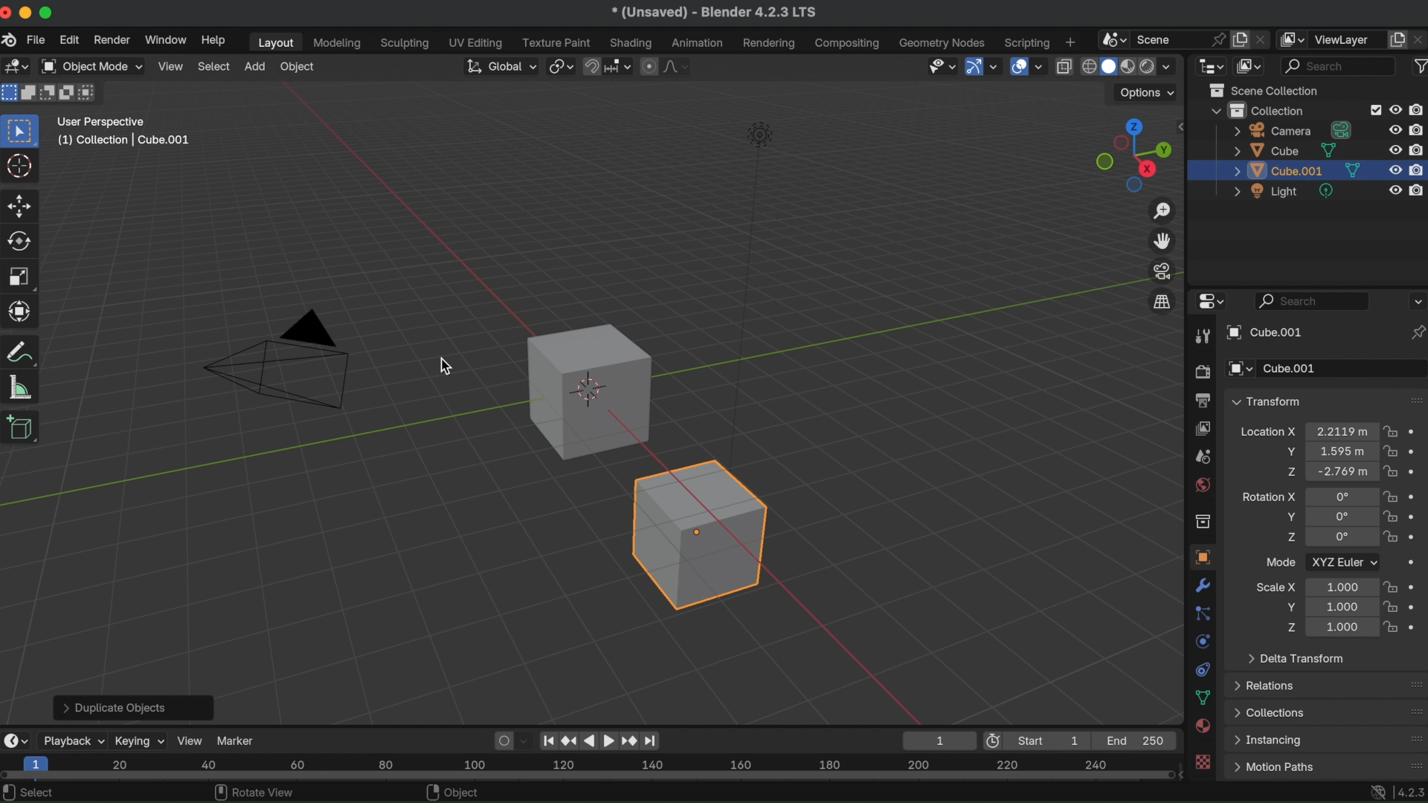 The image size is (1428, 803). Describe the element at coordinates (556, 42) in the screenshot. I see `texture paint` at that location.